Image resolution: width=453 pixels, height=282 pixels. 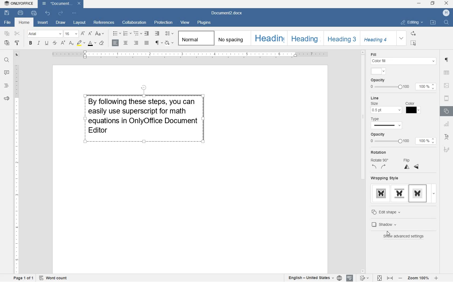 I want to click on fill color settings, so click(x=403, y=58).